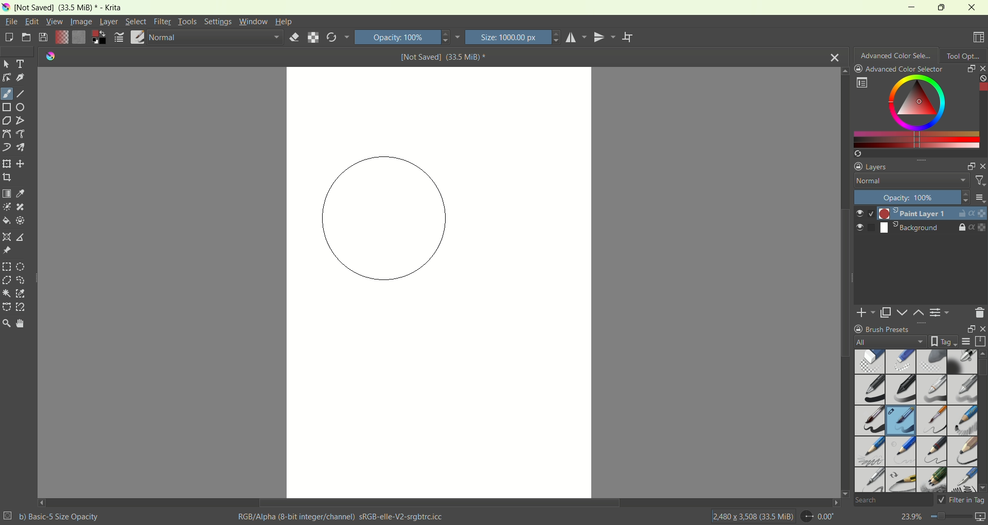  Describe the element at coordinates (21, 94) in the screenshot. I see `line` at that location.